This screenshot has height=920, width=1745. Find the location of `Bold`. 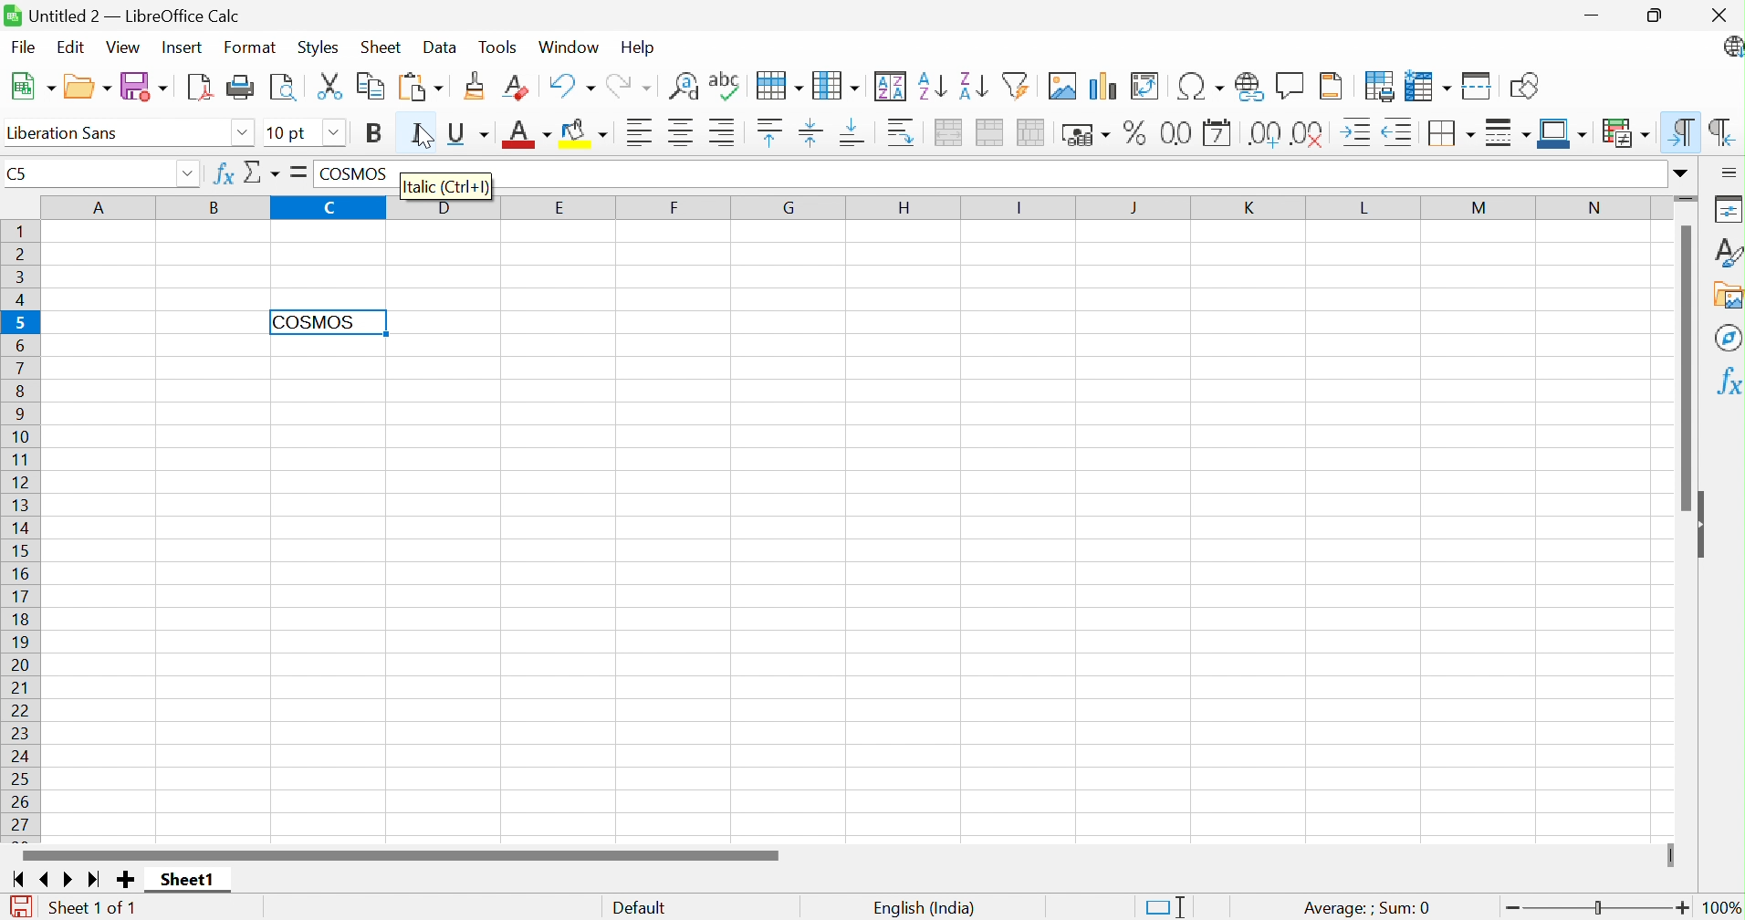

Bold is located at coordinates (375, 132).